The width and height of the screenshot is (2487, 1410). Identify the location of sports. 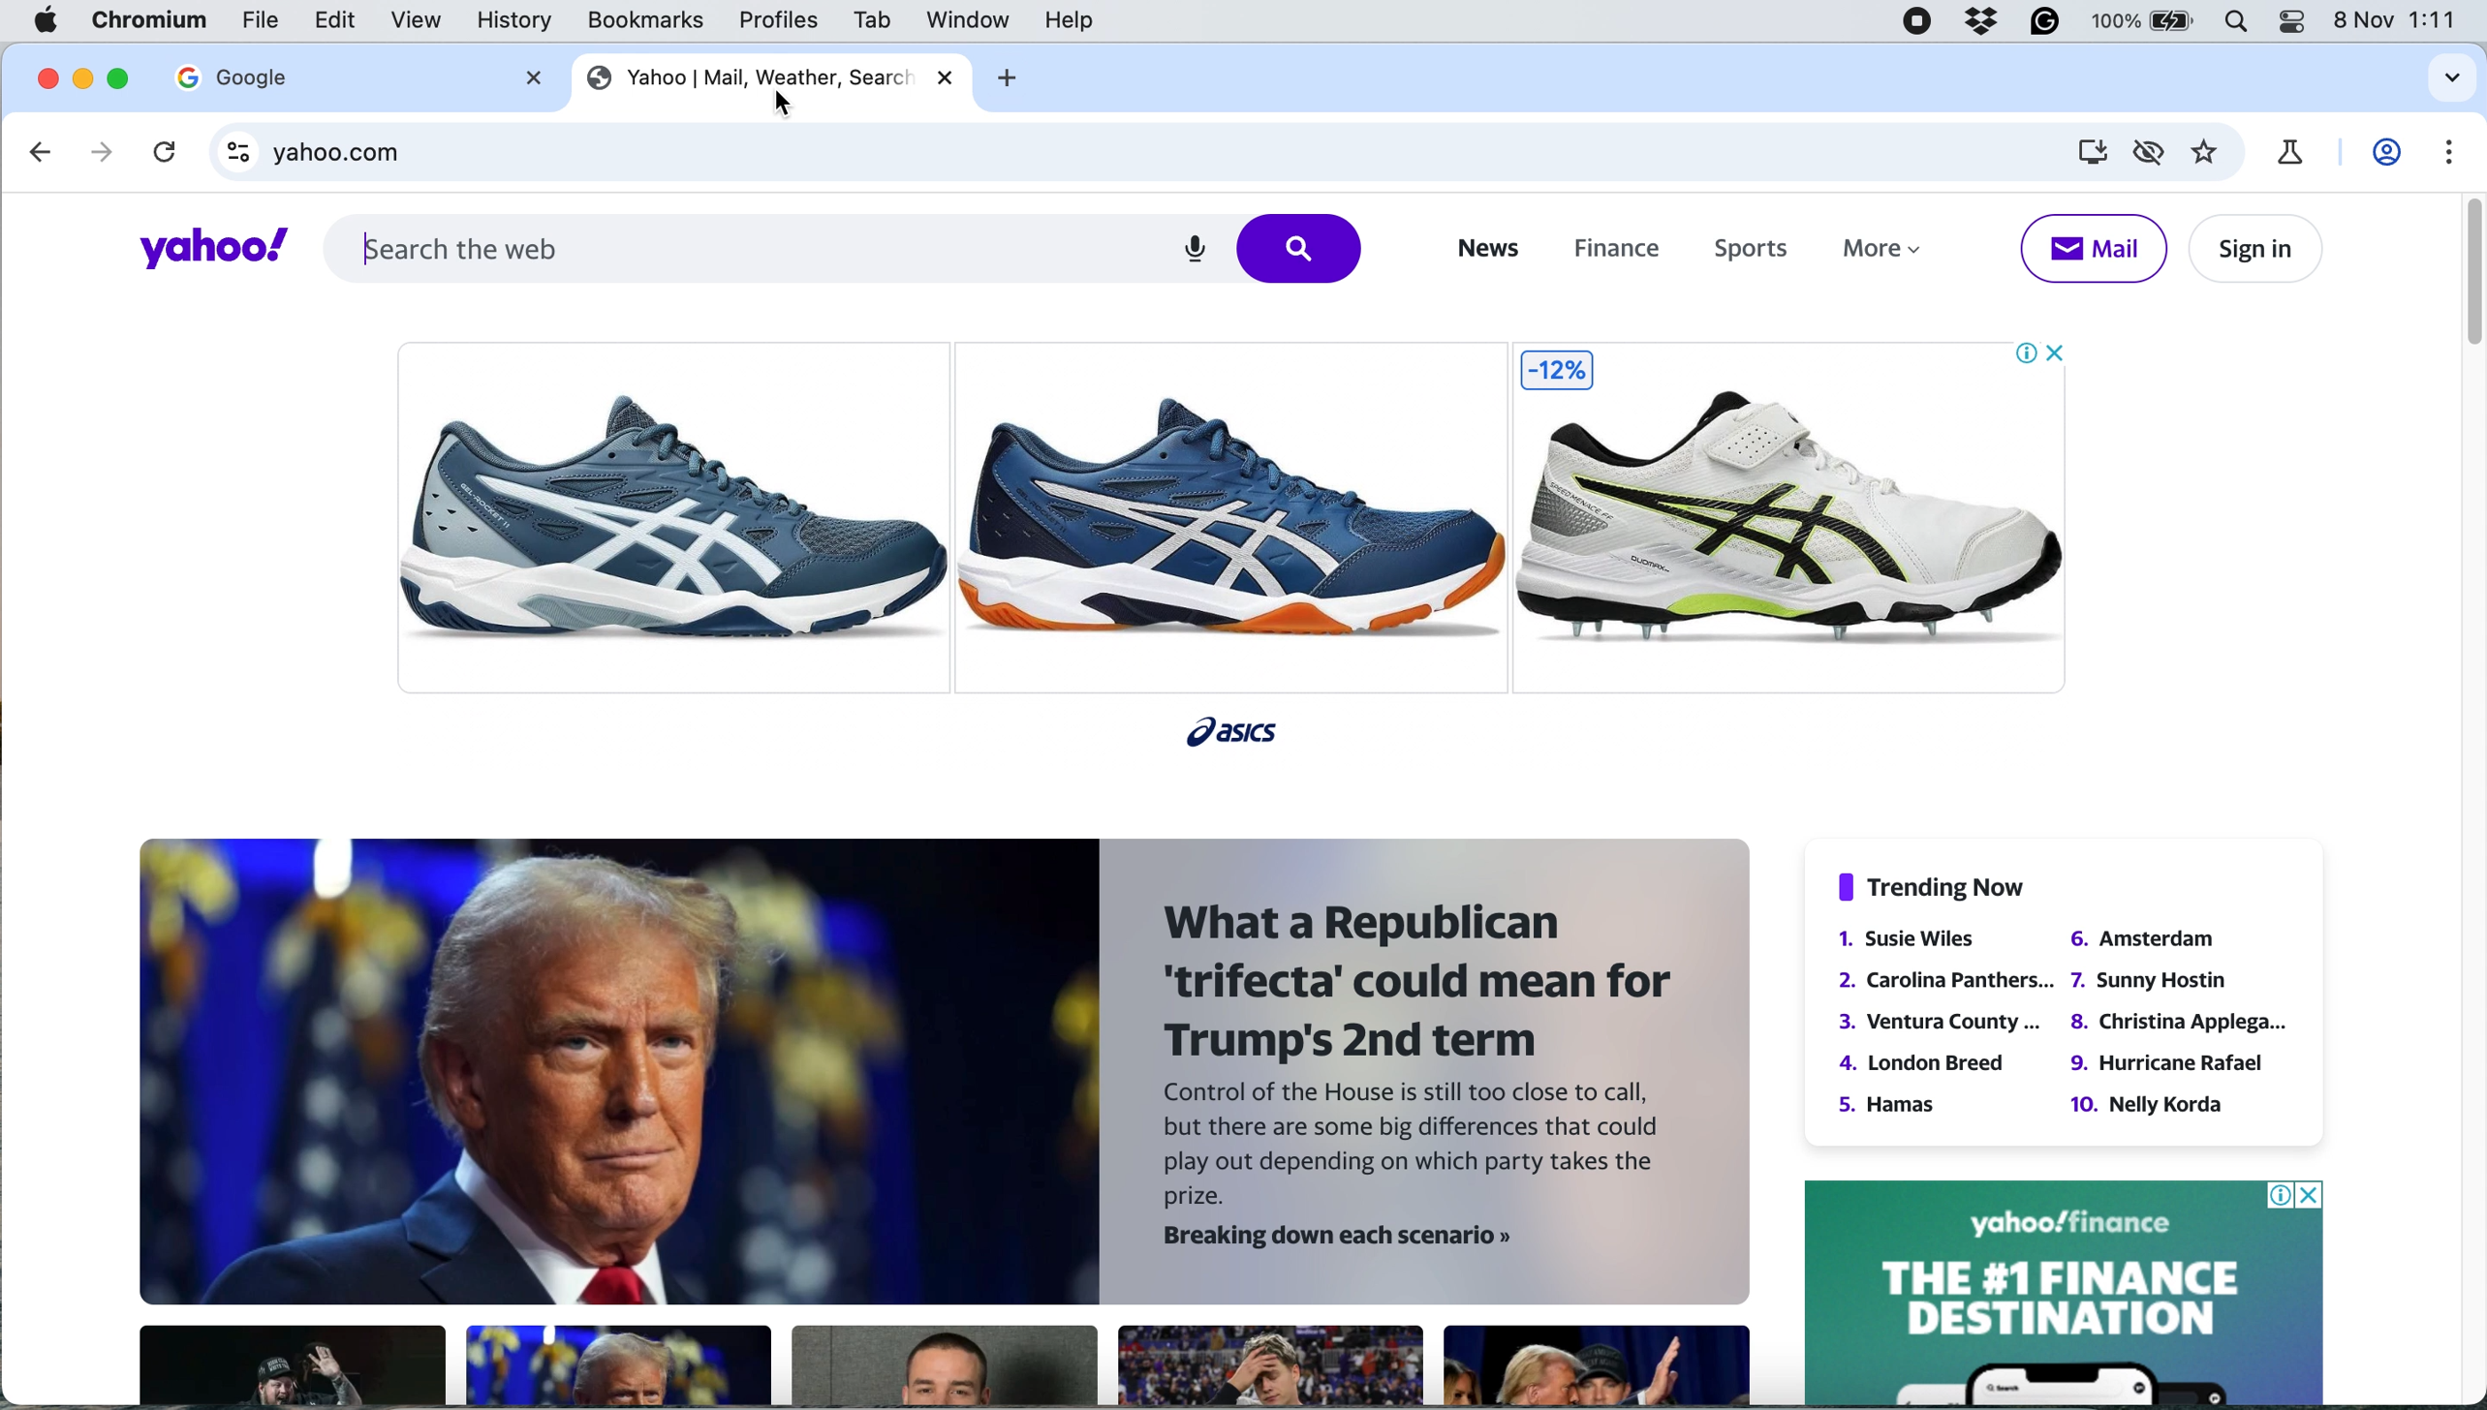
(1742, 251).